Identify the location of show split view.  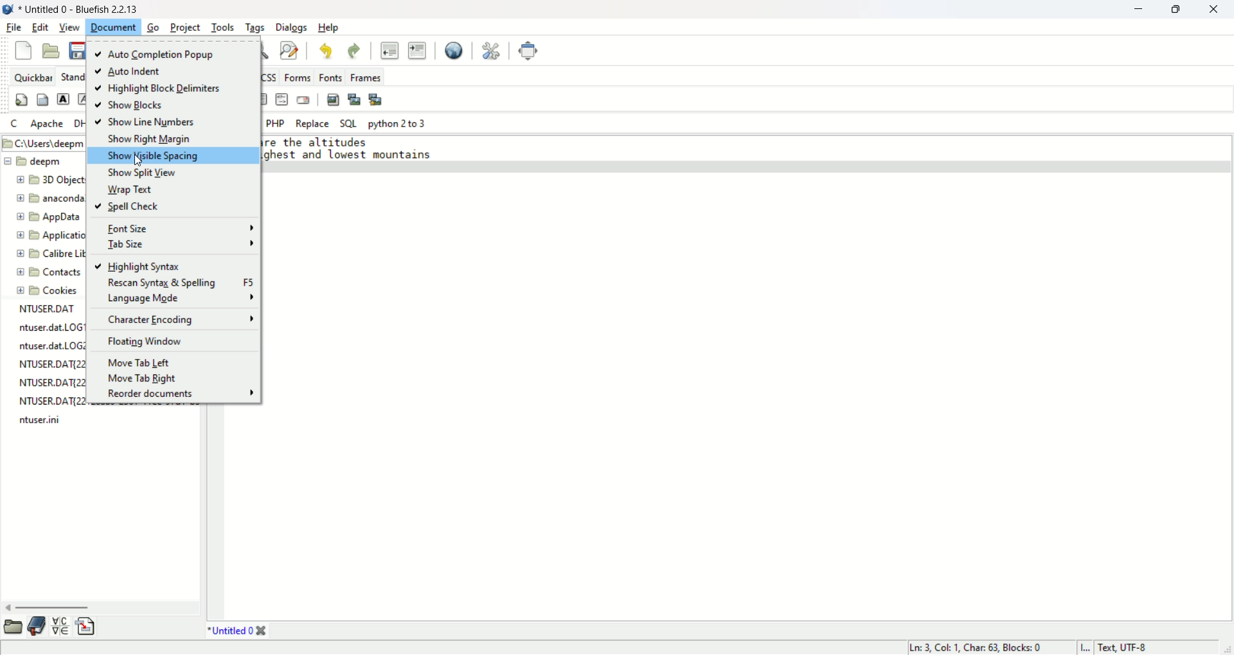
(142, 173).